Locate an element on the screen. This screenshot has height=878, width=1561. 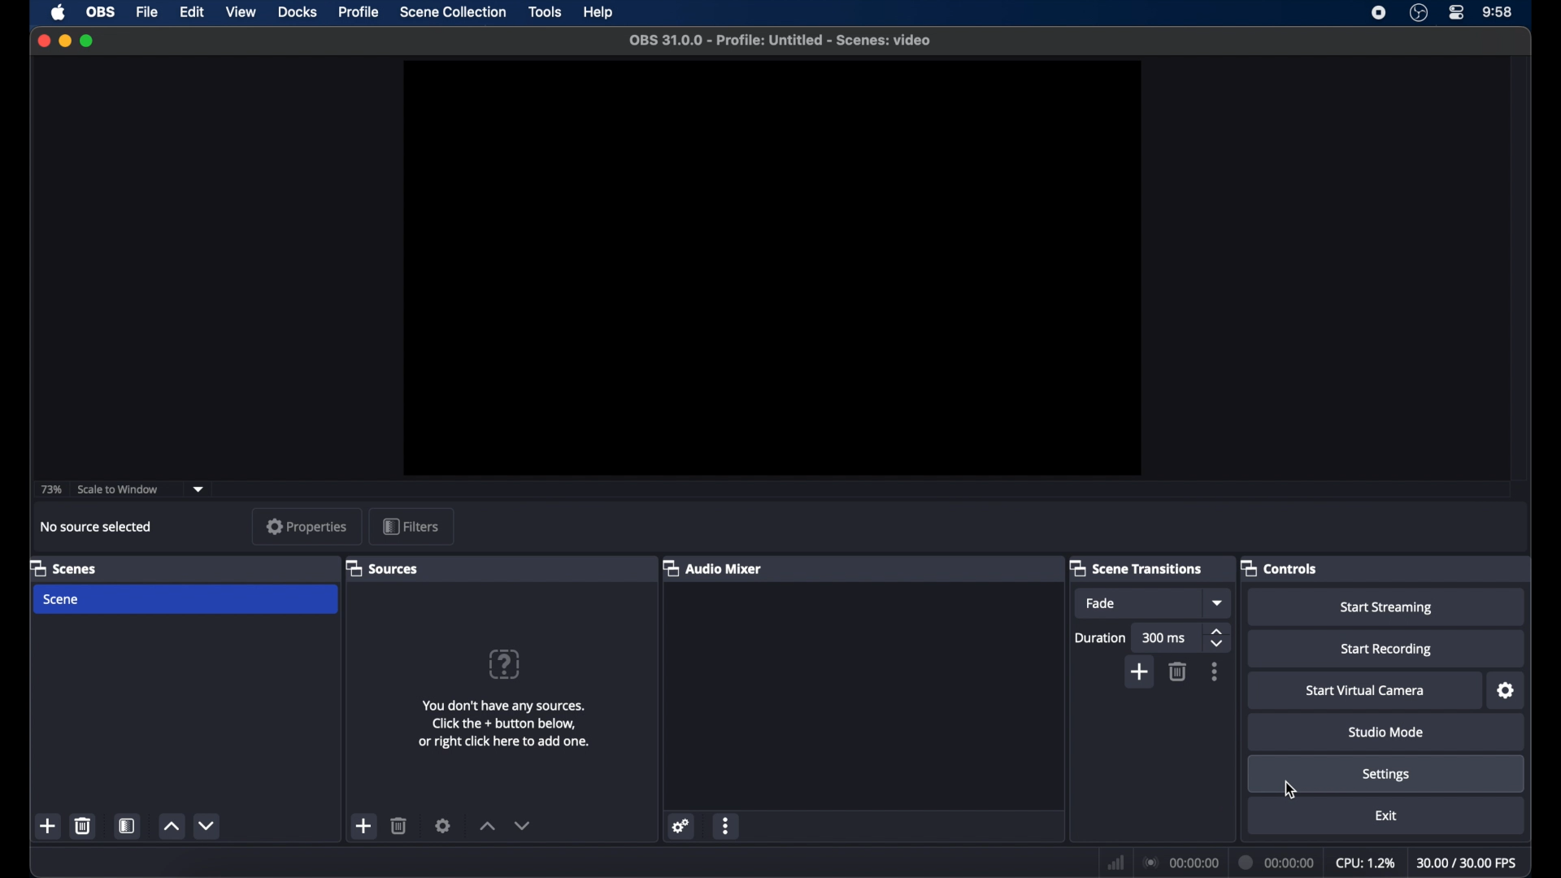
scene transitions is located at coordinates (1136, 567).